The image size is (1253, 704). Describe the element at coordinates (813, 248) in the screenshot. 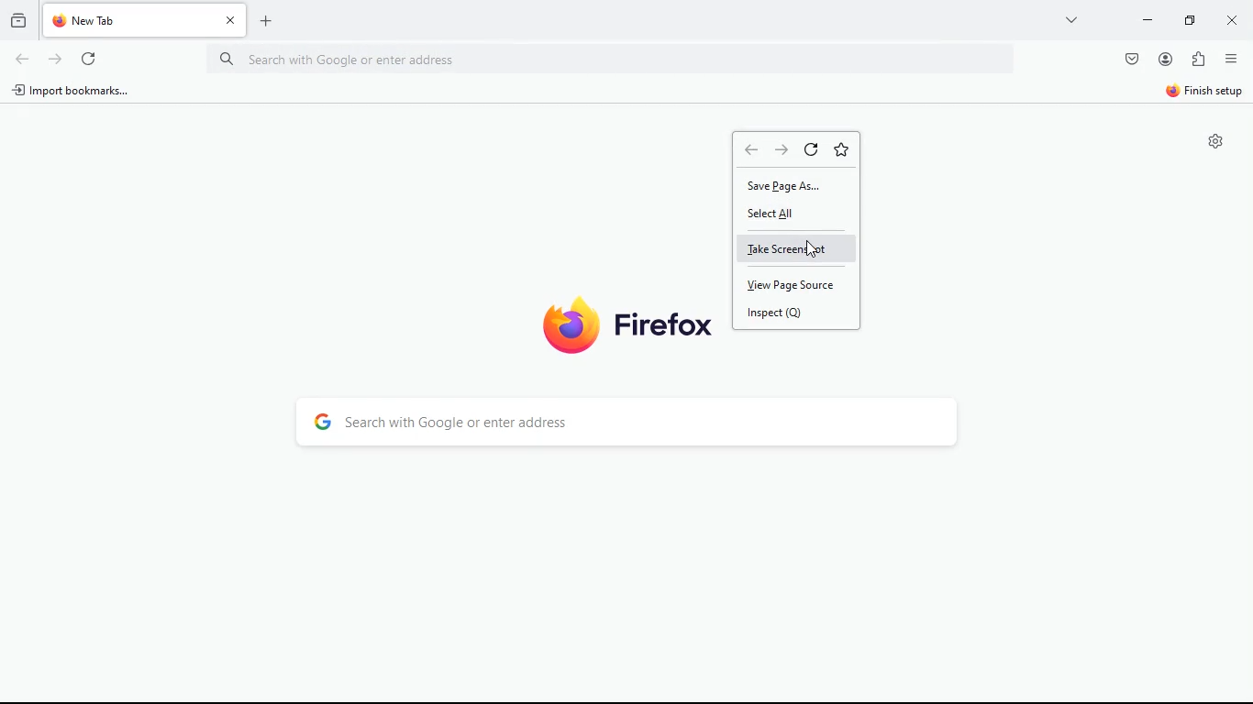

I see `Cursor` at that location.